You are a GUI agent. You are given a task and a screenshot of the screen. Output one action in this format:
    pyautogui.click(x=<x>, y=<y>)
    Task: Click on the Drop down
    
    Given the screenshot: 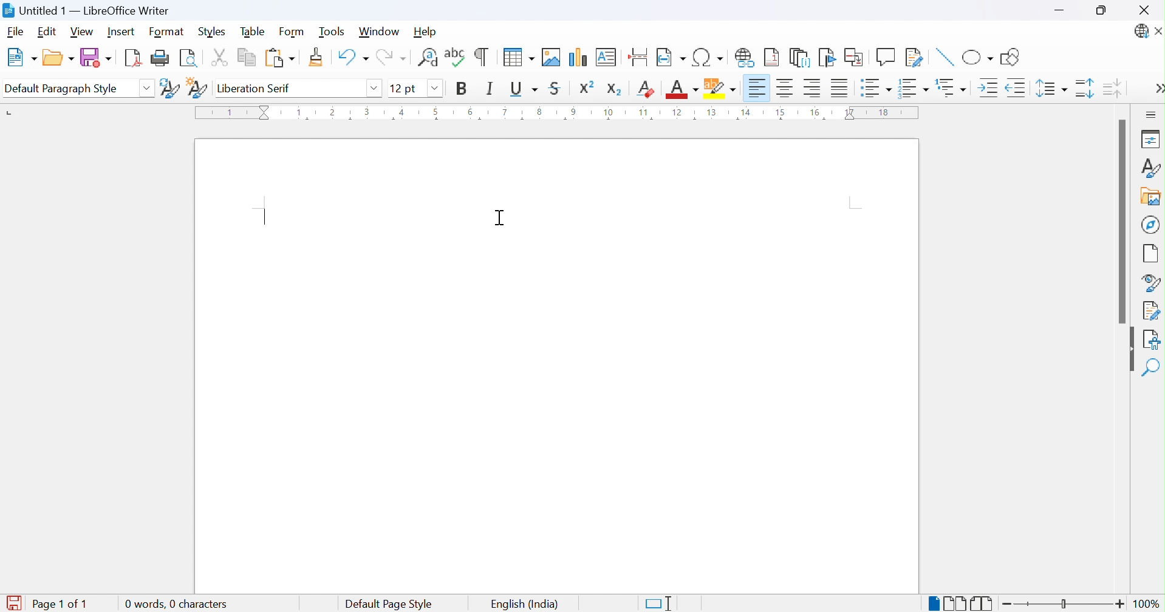 What is the action you would take?
    pyautogui.click(x=147, y=90)
    